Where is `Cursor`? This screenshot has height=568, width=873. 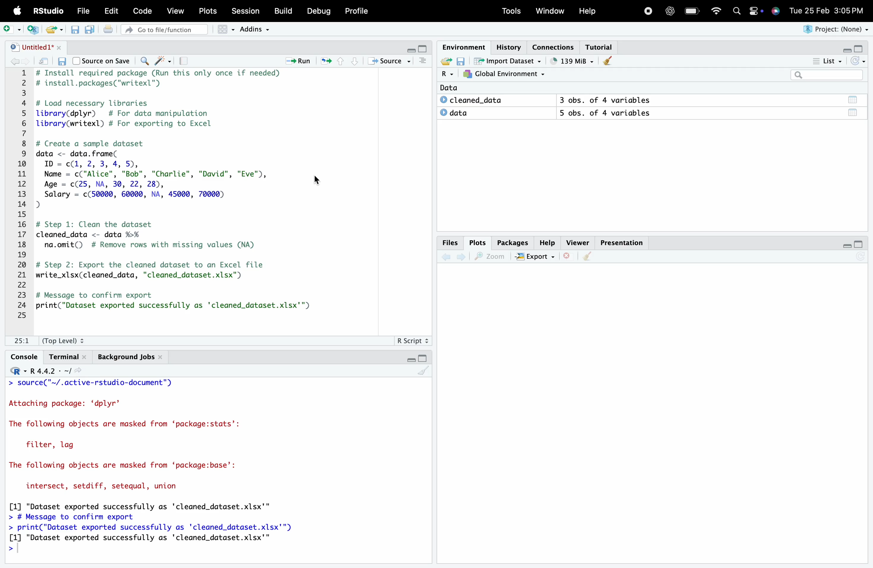
Cursor is located at coordinates (318, 183).